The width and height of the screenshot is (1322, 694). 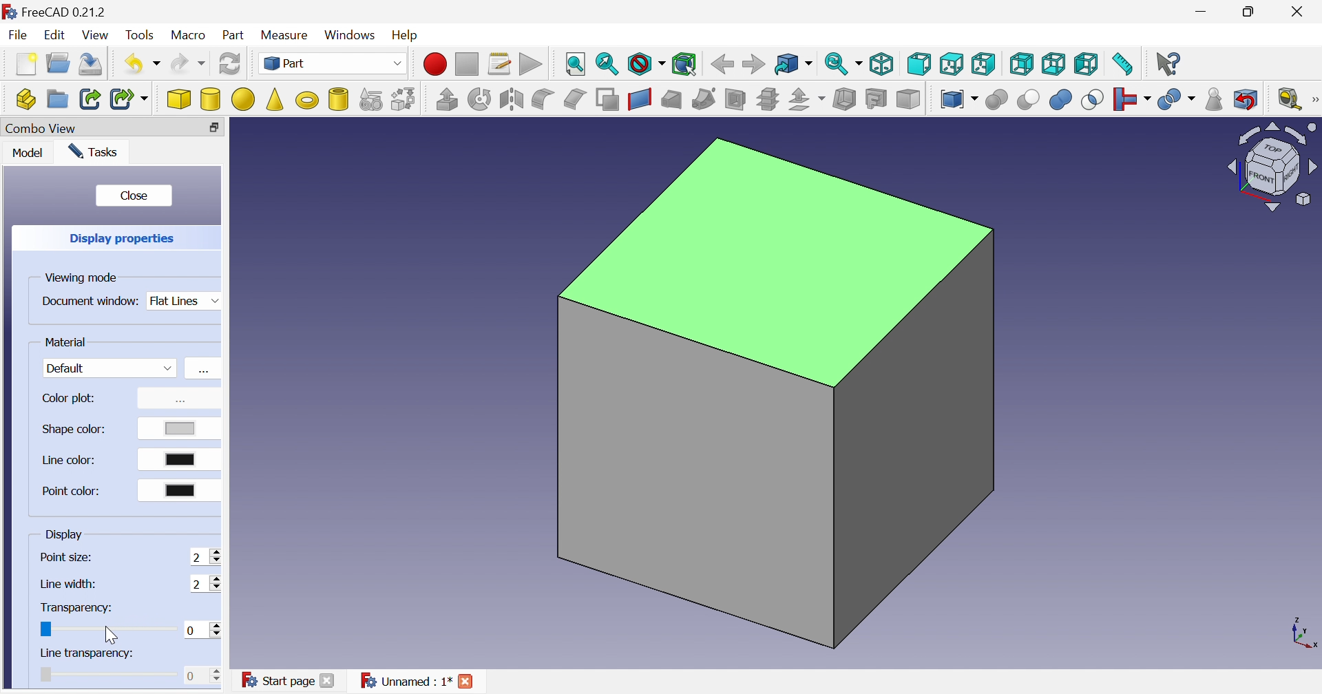 I want to click on Isometric, so click(x=881, y=63).